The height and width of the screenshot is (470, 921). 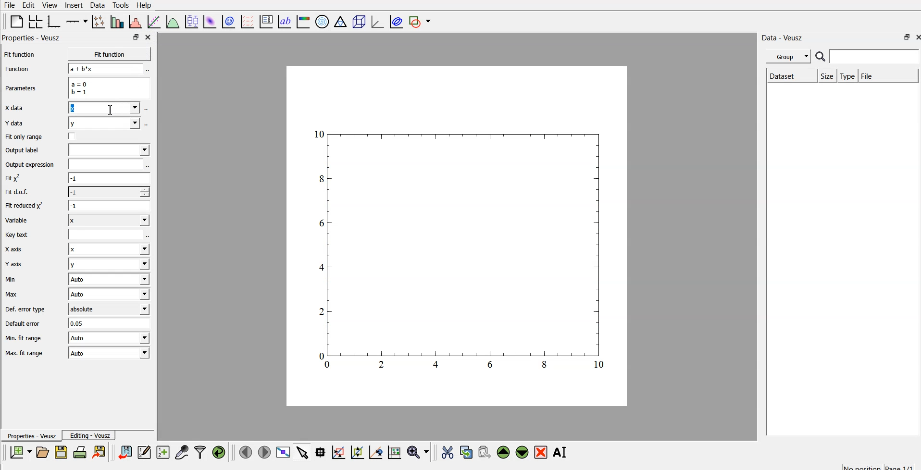 What do you see at coordinates (23, 179) in the screenshot?
I see `fit y^2` at bounding box center [23, 179].